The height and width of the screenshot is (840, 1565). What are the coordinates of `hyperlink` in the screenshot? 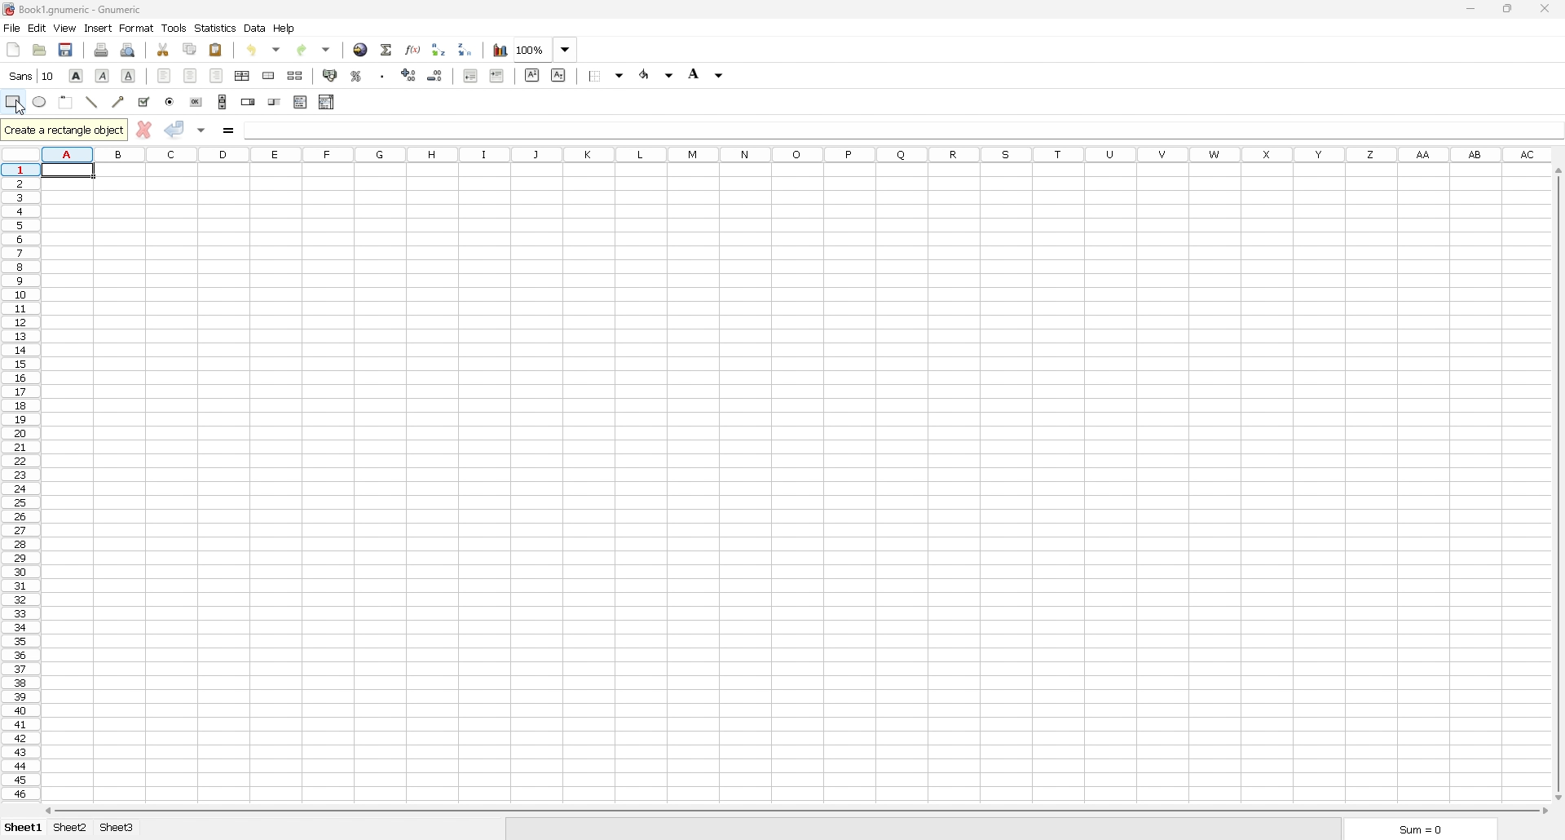 It's located at (359, 49).